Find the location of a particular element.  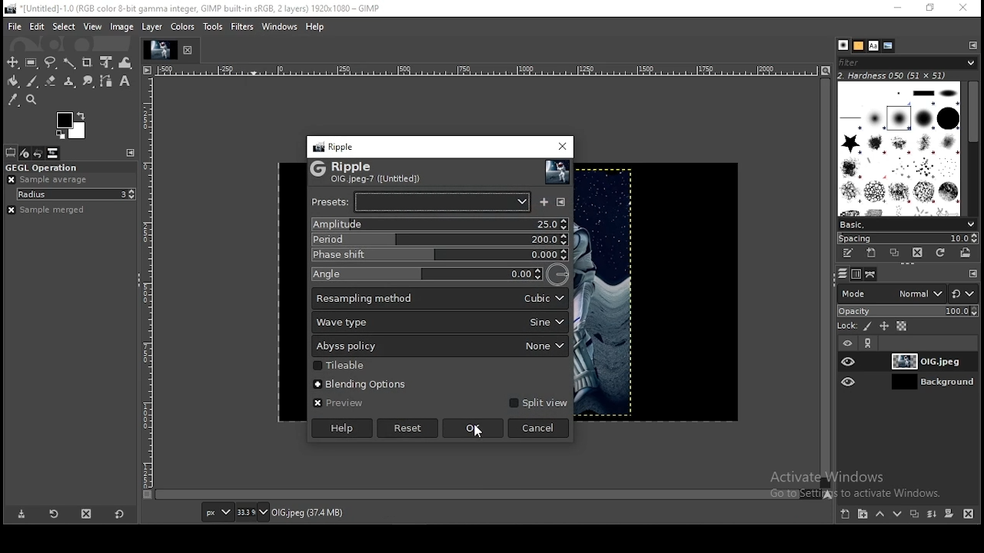

sample average is located at coordinates (49, 180).